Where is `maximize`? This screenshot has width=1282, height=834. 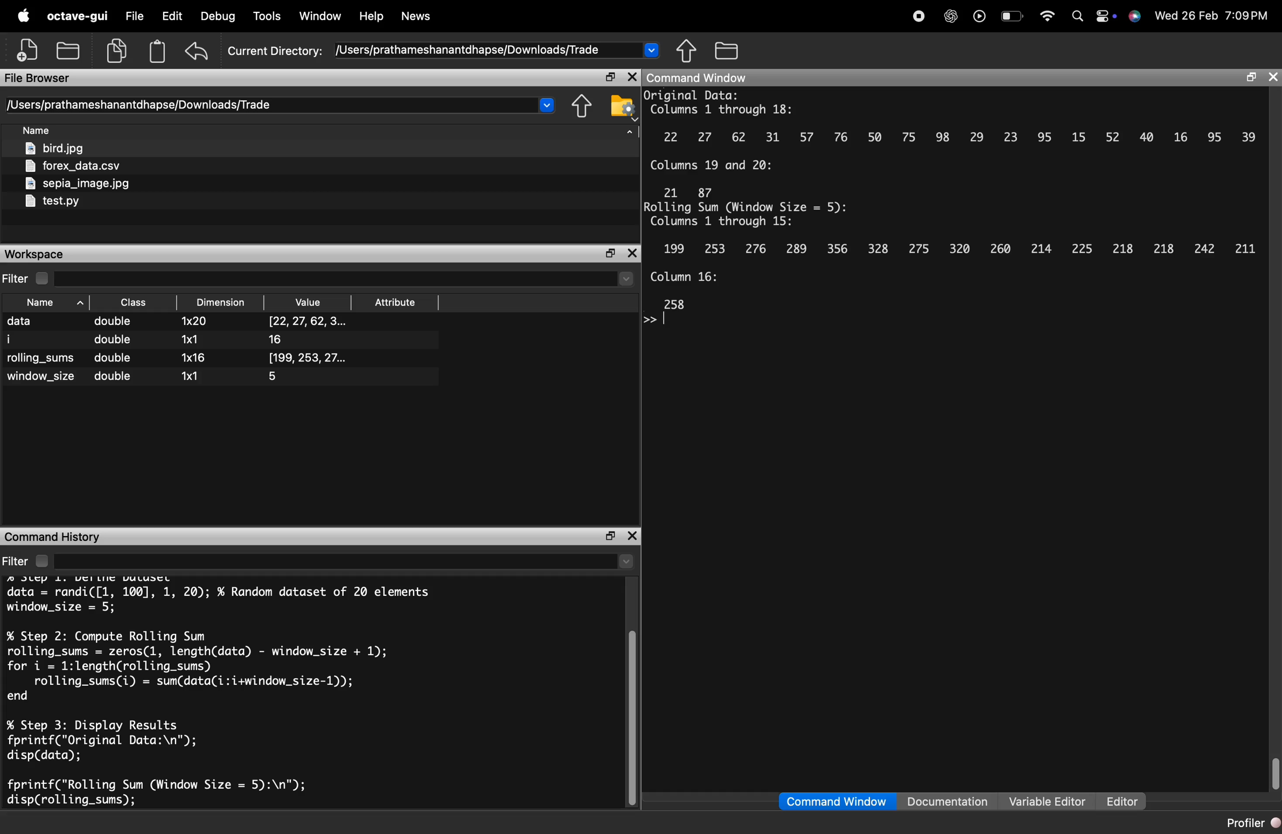
maximize is located at coordinates (610, 253).